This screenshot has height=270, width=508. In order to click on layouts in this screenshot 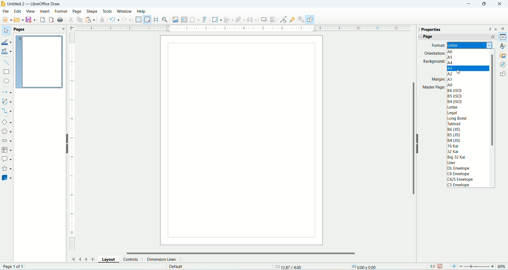, I will do `click(110, 259)`.